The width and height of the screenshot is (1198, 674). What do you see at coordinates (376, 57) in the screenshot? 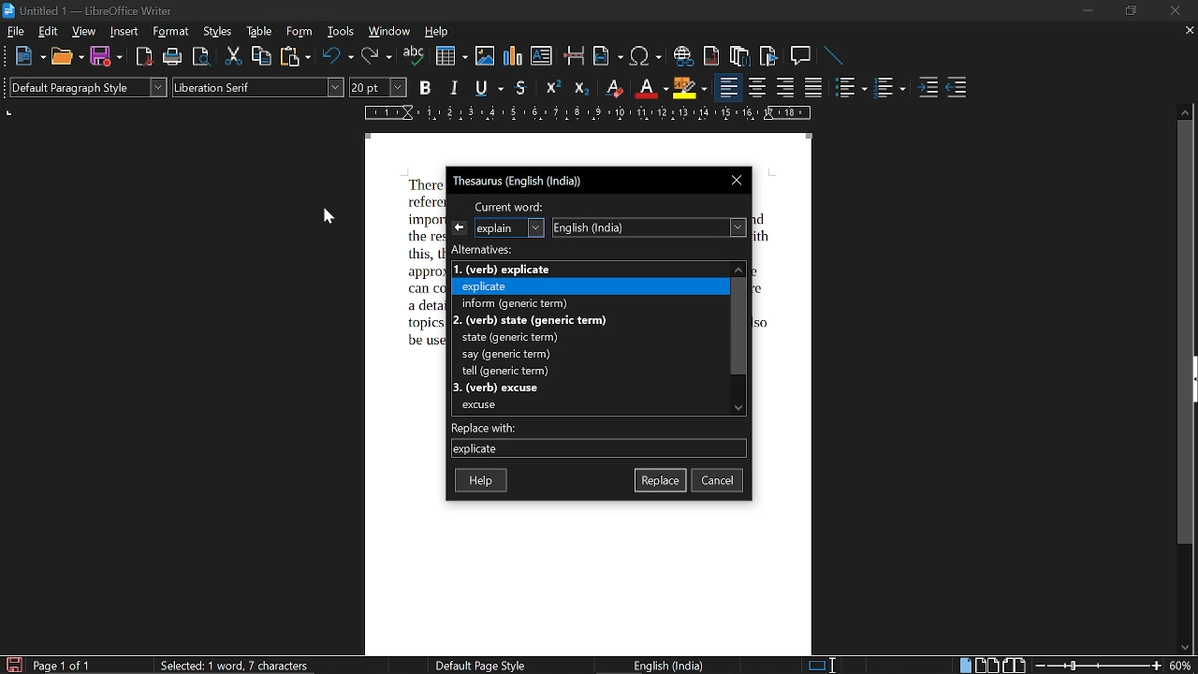
I see `redo` at bounding box center [376, 57].